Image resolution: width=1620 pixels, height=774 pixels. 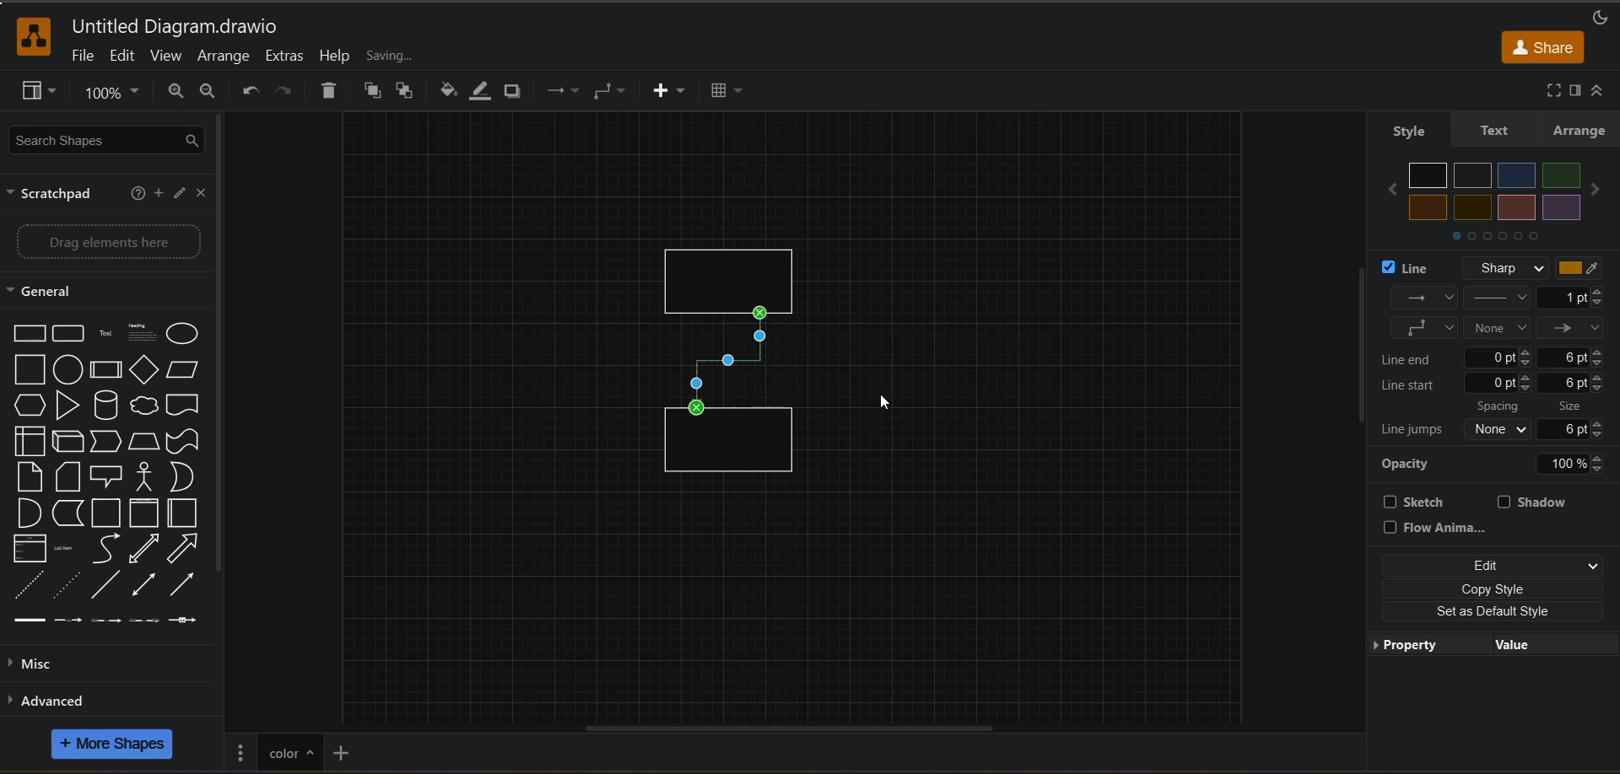 What do you see at coordinates (105, 585) in the screenshot?
I see `Line` at bounding box center [105, 585].